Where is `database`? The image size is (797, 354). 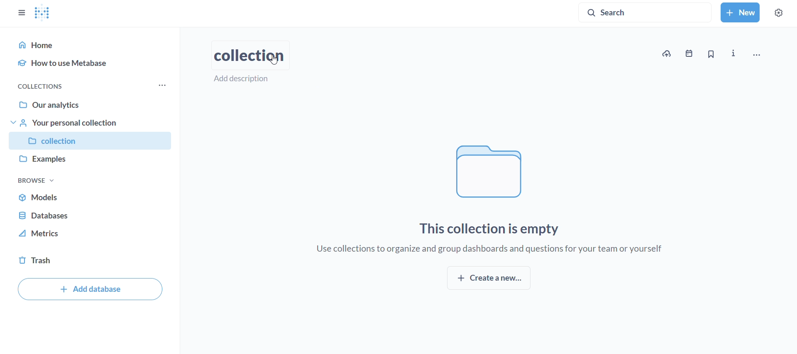 database is located at coordinates (90, 213).